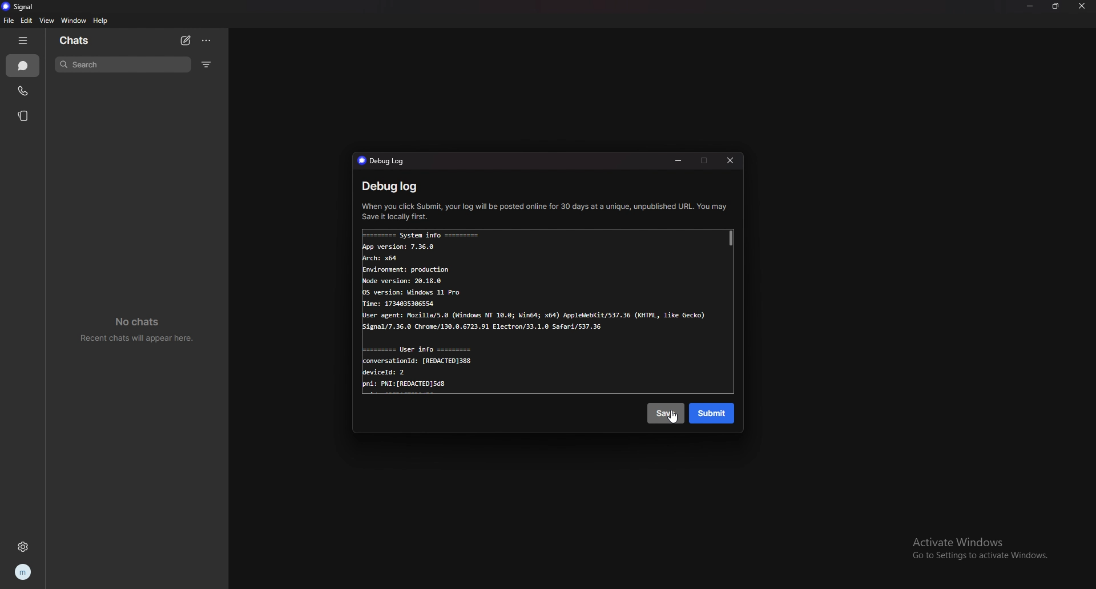 Image resolution: width=1096 pixels, height=589 pixels. Describe the element at coordinates (87, 41) in the screenshot. I see `chats` at that location.